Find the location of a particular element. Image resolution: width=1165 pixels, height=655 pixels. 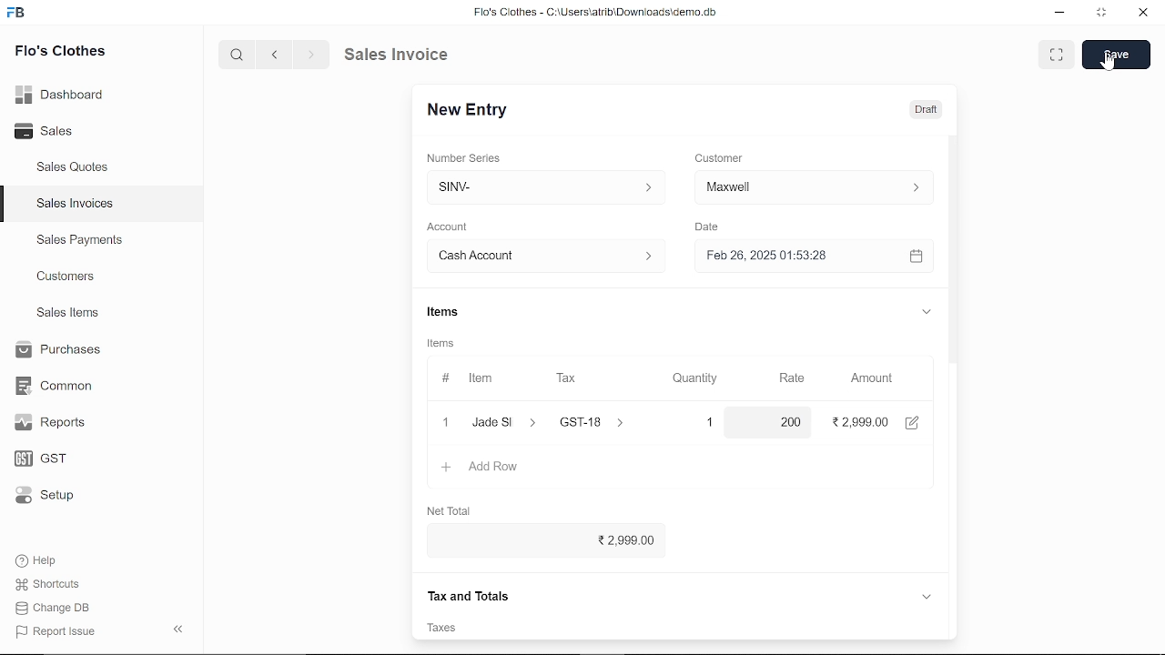

Account is located at coordinates (452, 227).